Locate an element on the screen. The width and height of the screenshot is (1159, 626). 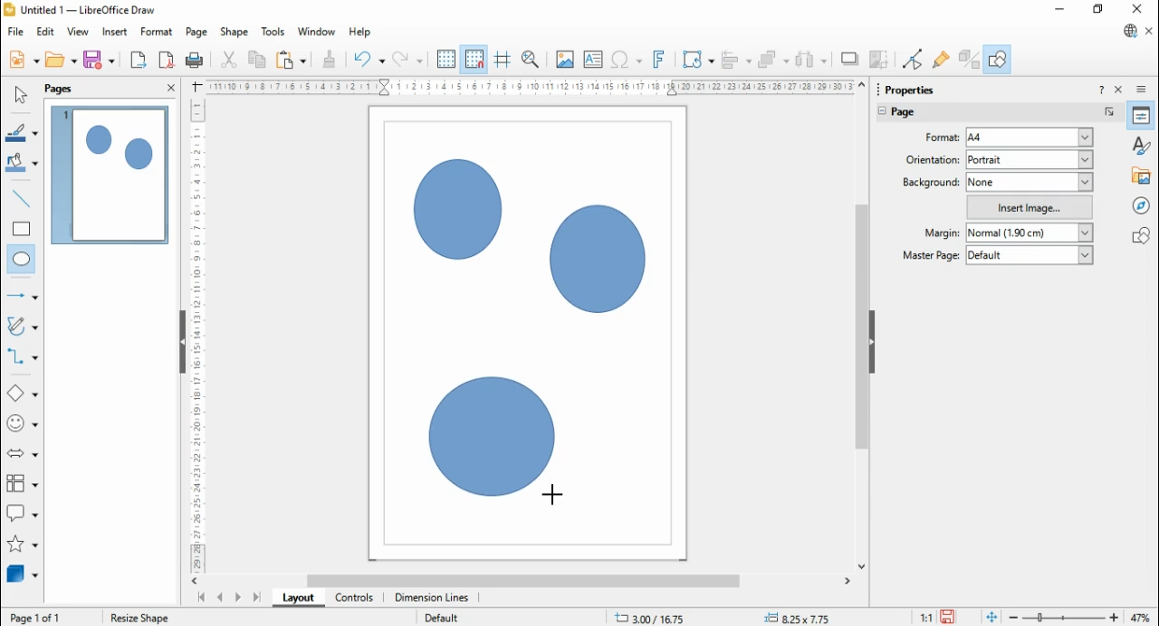
print is located at coordinates (194, 60).